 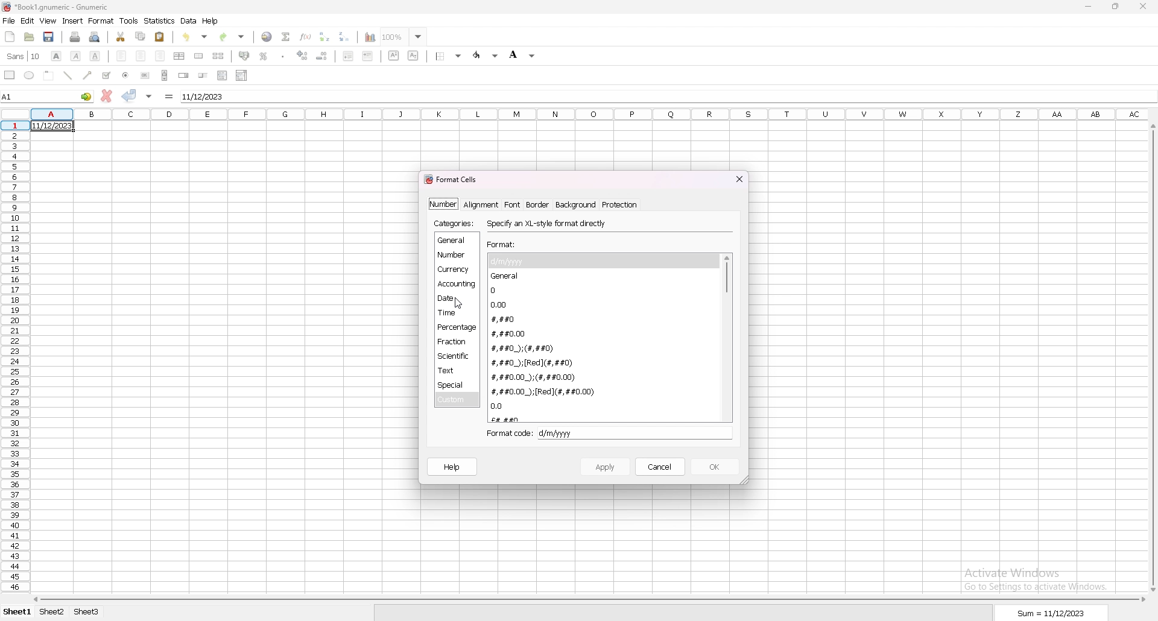 I want to click on percentage, so click(x=264, y=56).